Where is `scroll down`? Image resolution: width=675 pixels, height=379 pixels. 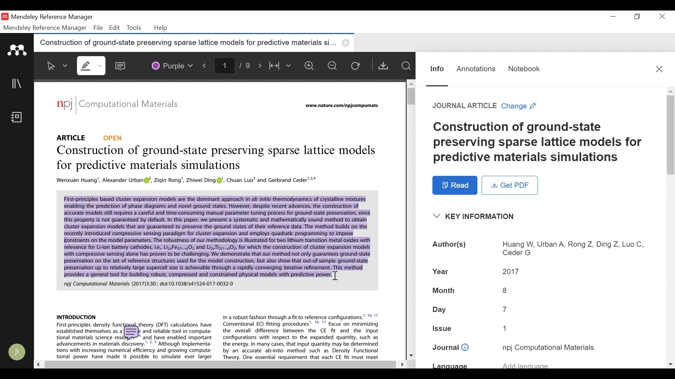 scroll down is located at coordinates (670, 364).